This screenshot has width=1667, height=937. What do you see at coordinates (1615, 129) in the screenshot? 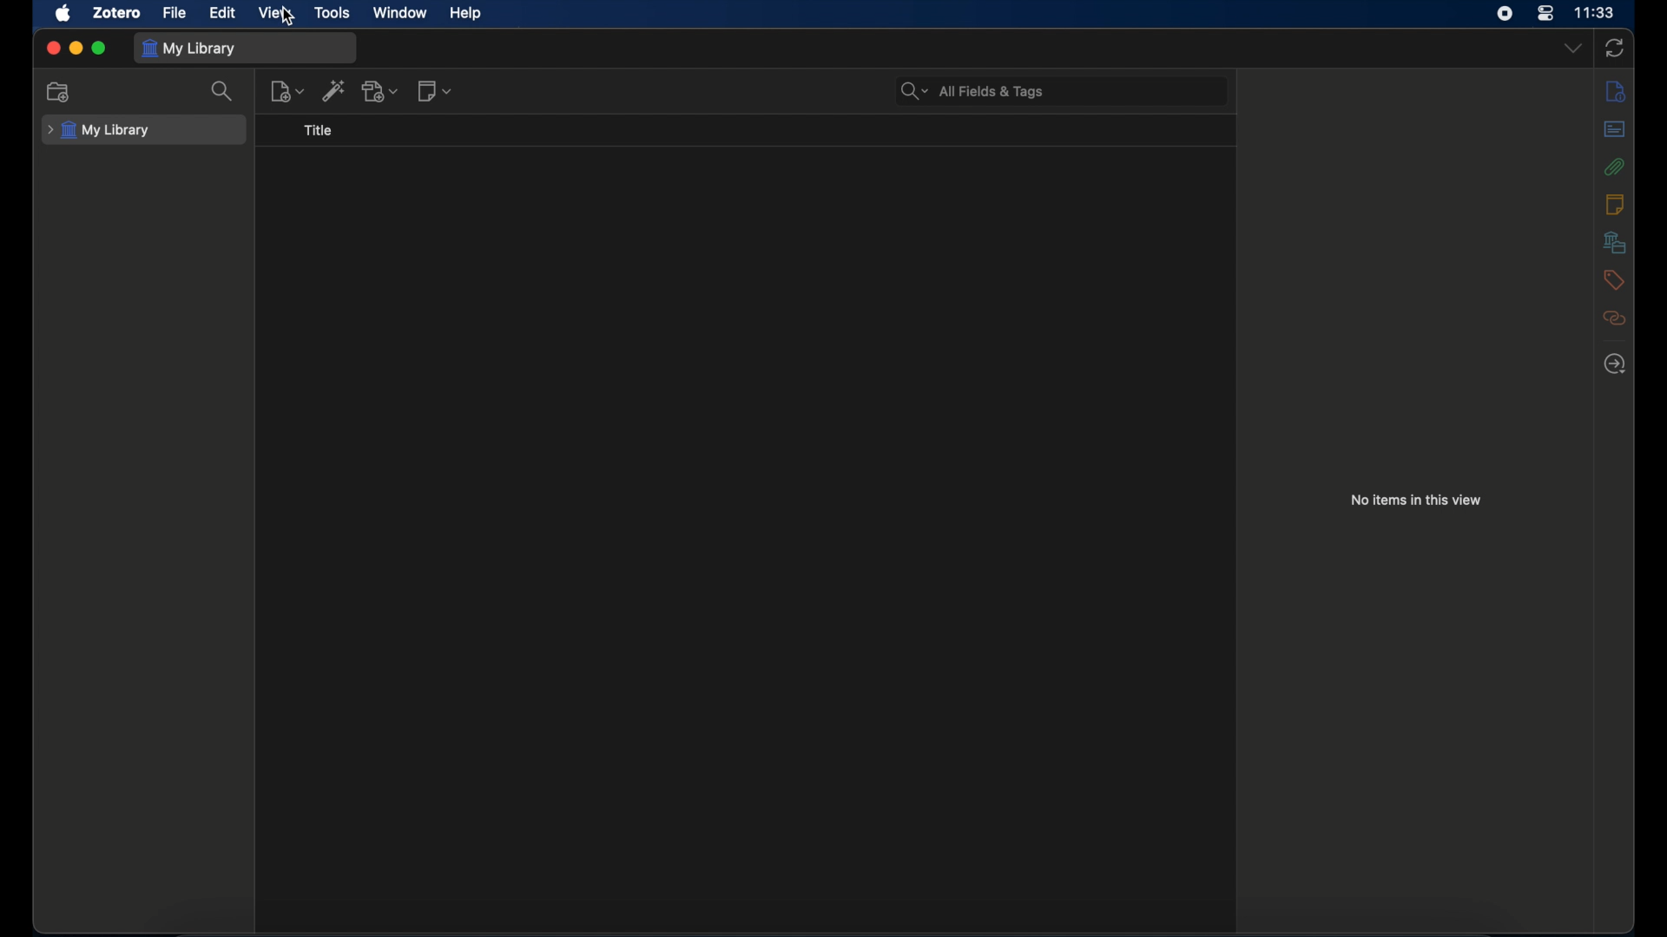
I see `abstract` at bounding box center [1615, 129].